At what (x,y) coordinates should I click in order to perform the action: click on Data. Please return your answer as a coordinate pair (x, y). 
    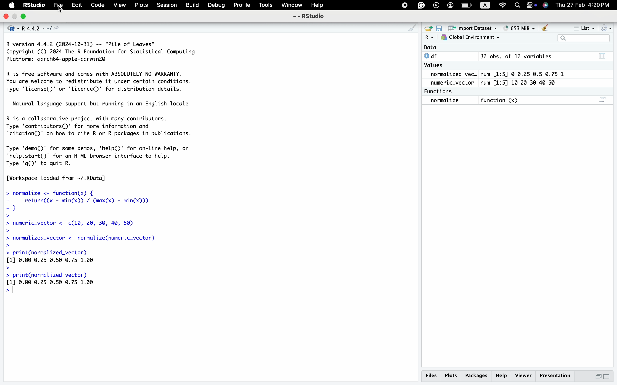
    Looking at the image, I should click on (430, 48).